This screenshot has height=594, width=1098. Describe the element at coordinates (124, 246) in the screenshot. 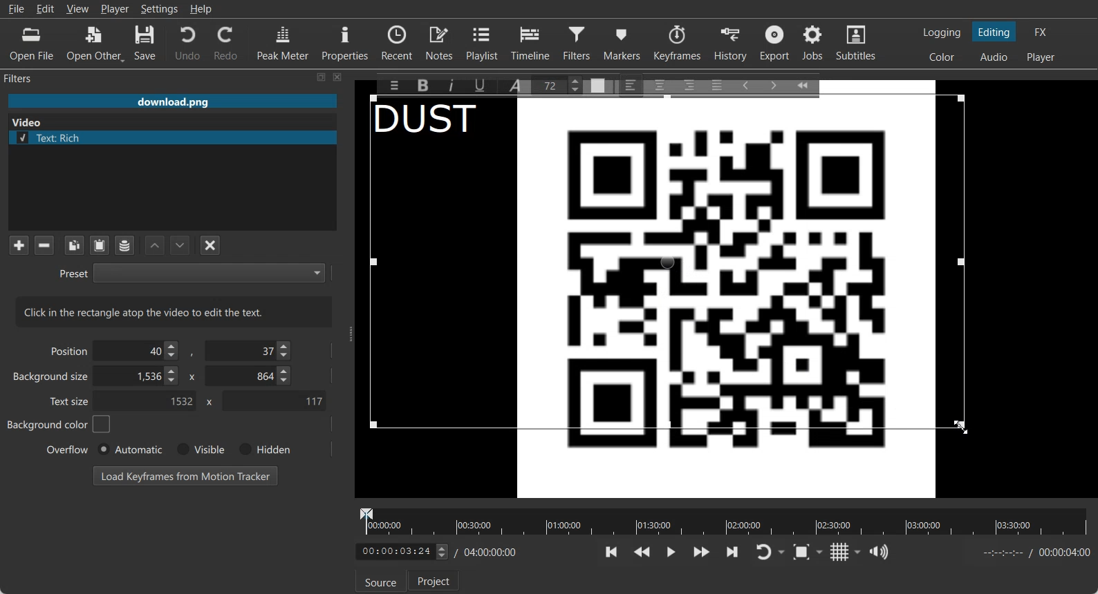

I see `Save a filter set` at that location.